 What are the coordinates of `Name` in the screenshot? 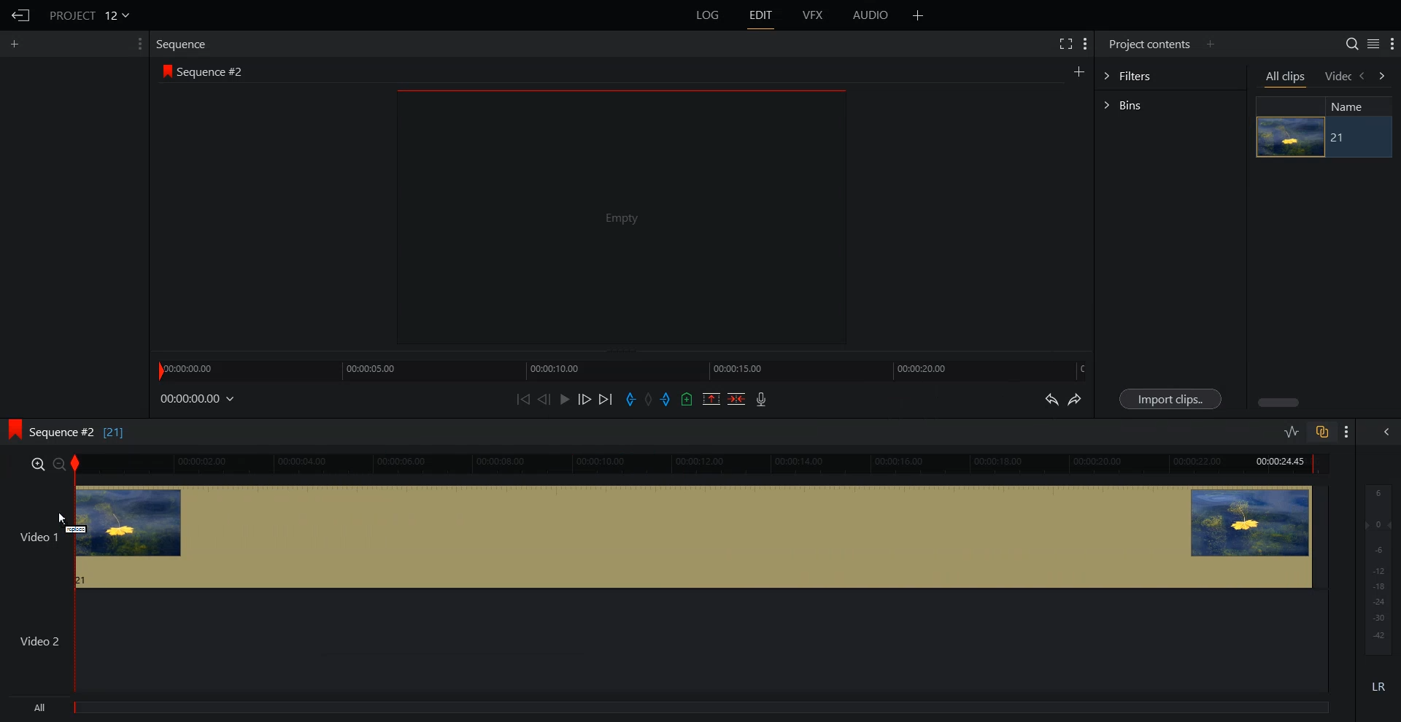 It's located at (1353, 106).